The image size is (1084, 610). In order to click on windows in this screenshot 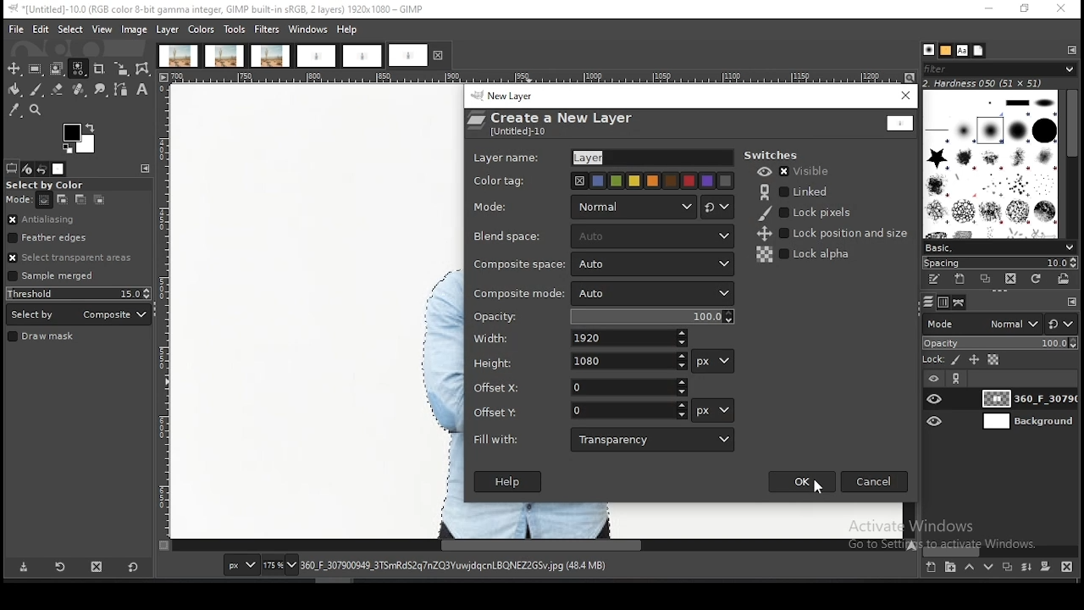, I will do `click(308, 30)`.